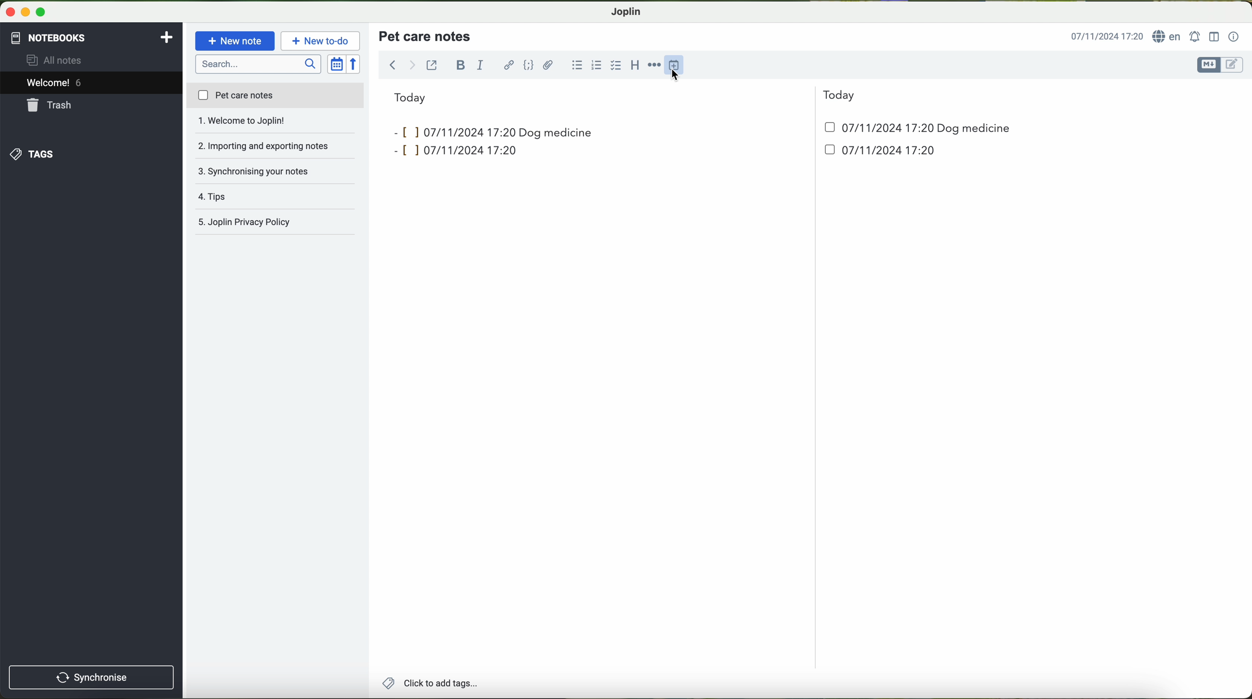 This screenshot has height=699, width=1252. I want to click on screen buttons, so click(24, 13).